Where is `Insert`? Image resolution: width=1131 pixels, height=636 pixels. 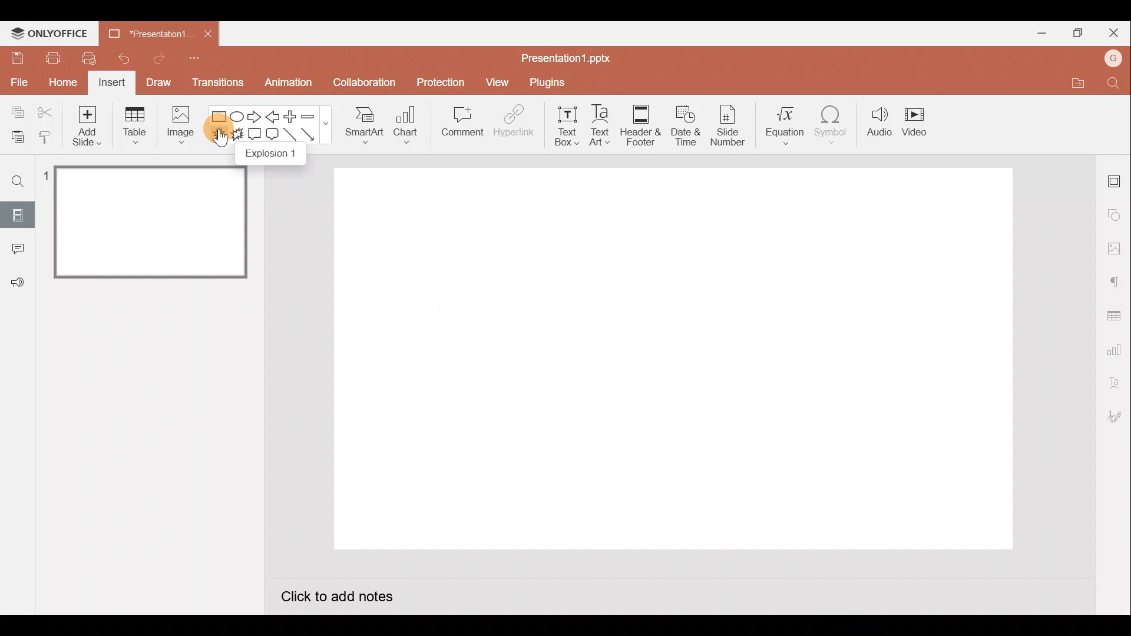
Insert is located at coordinates (113, 83).